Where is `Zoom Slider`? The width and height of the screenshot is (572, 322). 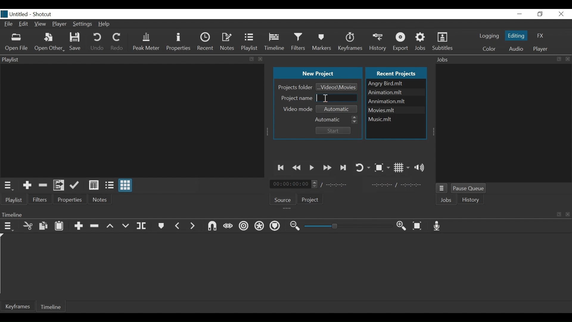
Zoom Slider is located at coordinates (348, 226).